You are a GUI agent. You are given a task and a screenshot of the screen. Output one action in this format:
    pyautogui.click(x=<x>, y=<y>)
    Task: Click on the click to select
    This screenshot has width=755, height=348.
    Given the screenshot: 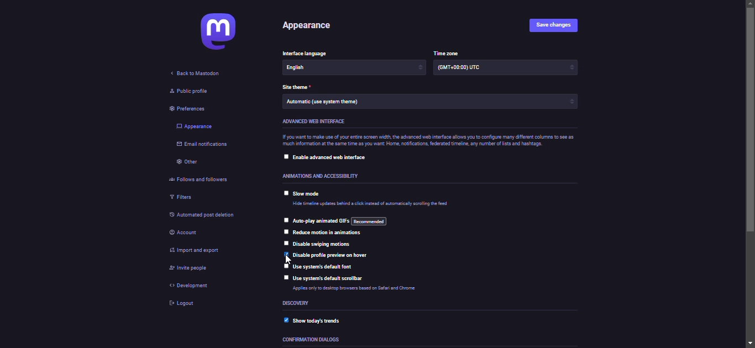 What is the action you would take?
    pyautogui.click(x=286, y=232)
    